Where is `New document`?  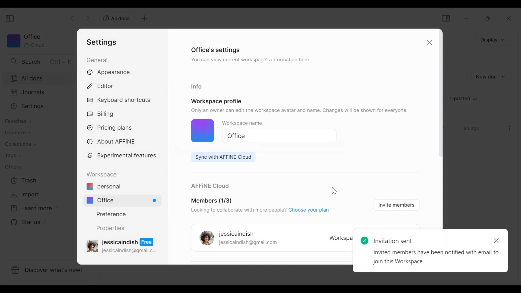
New document is located at coordinates (491, 77).